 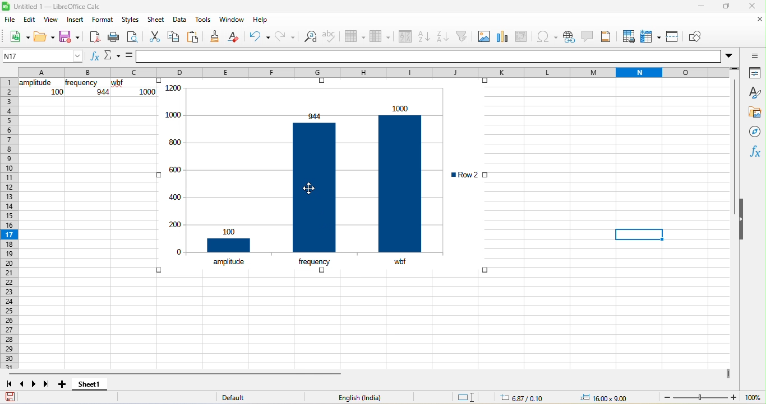 I want to click on insert, so click(x=78, y=19).